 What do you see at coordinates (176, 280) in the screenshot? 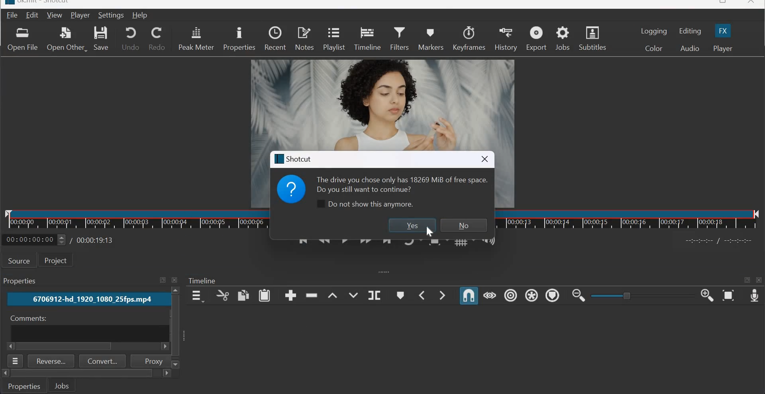
I see `close` at bounding box center [176, 280].